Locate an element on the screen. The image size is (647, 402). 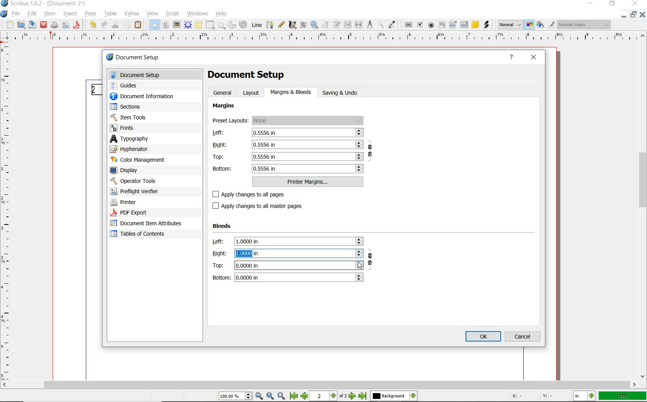
Scribus 1.62 - [Document-2*] is located at coordinates (44, 3).